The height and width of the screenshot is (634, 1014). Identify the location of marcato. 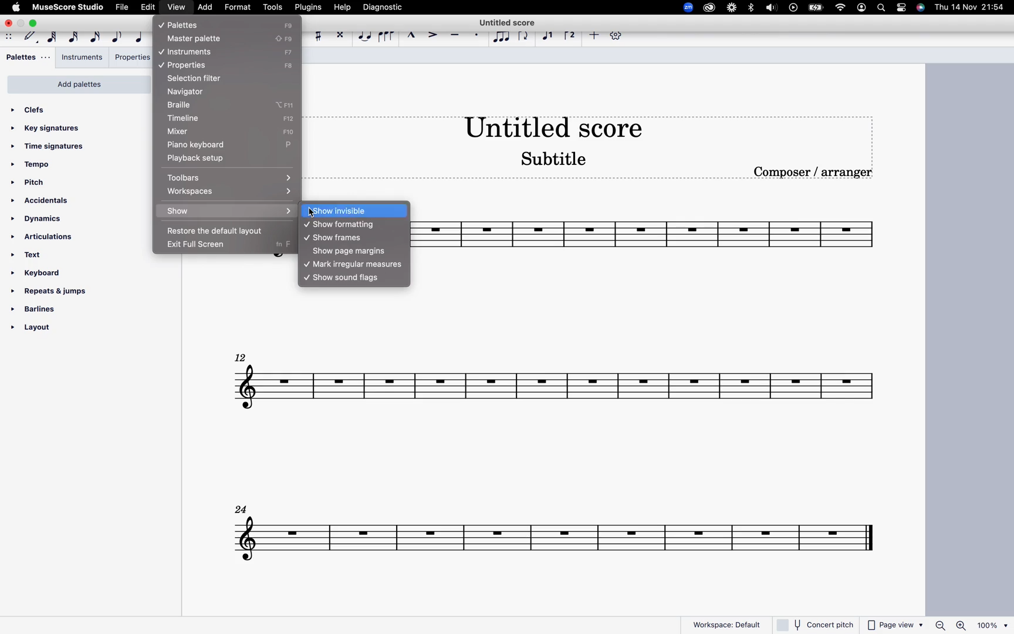
(410, 35).